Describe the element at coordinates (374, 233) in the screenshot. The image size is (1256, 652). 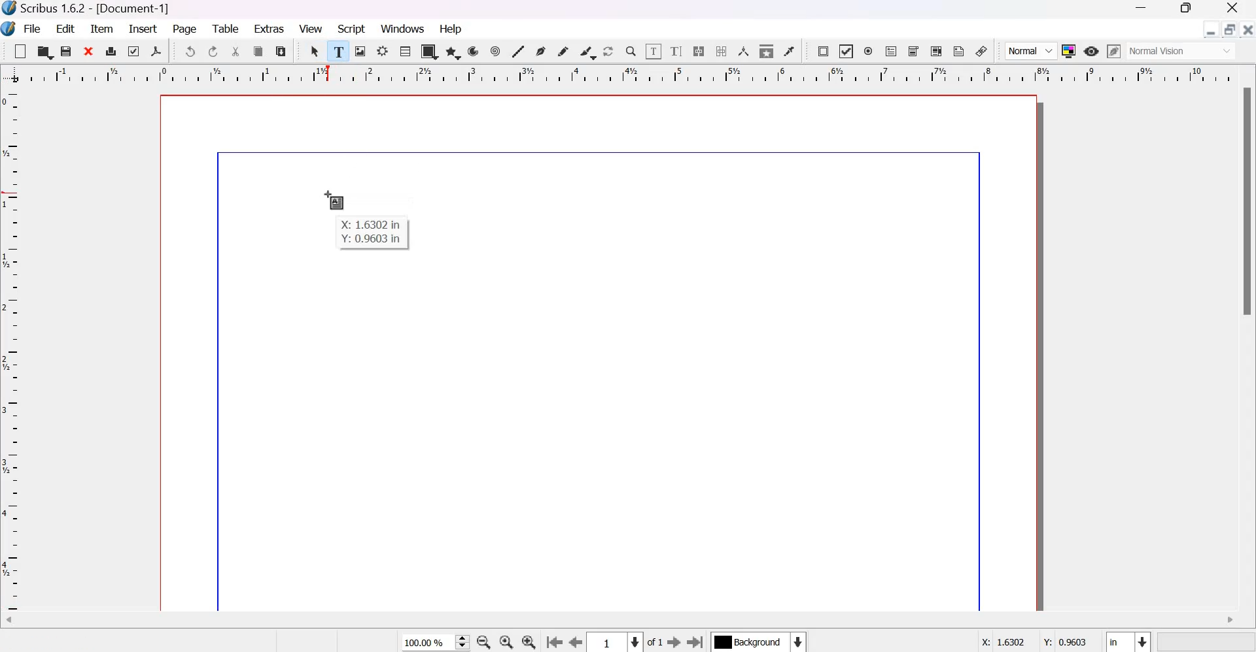
I see `X: 1.6302 in Y: 0.9603 in` at that location.